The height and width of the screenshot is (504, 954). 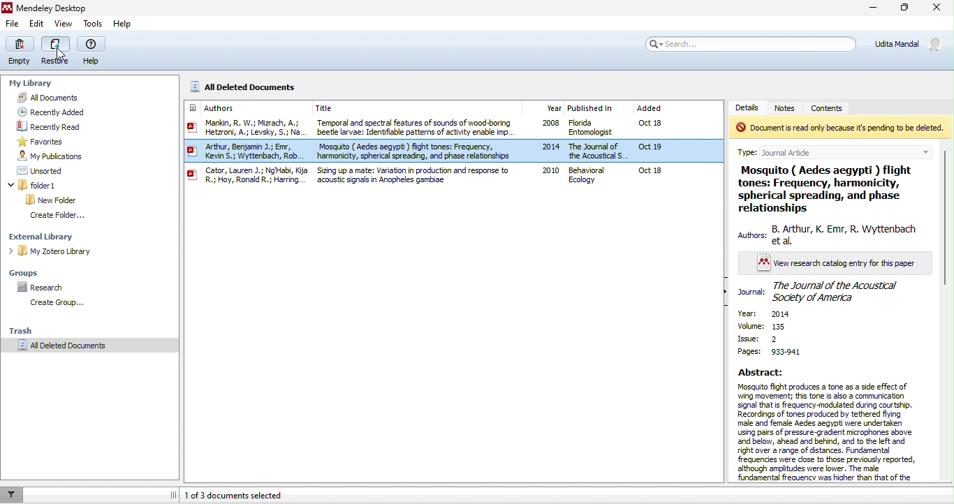 What do you see at coordinates (66, 126) in the screenshot?
I see `recently read` at bounding box center [66, 126].